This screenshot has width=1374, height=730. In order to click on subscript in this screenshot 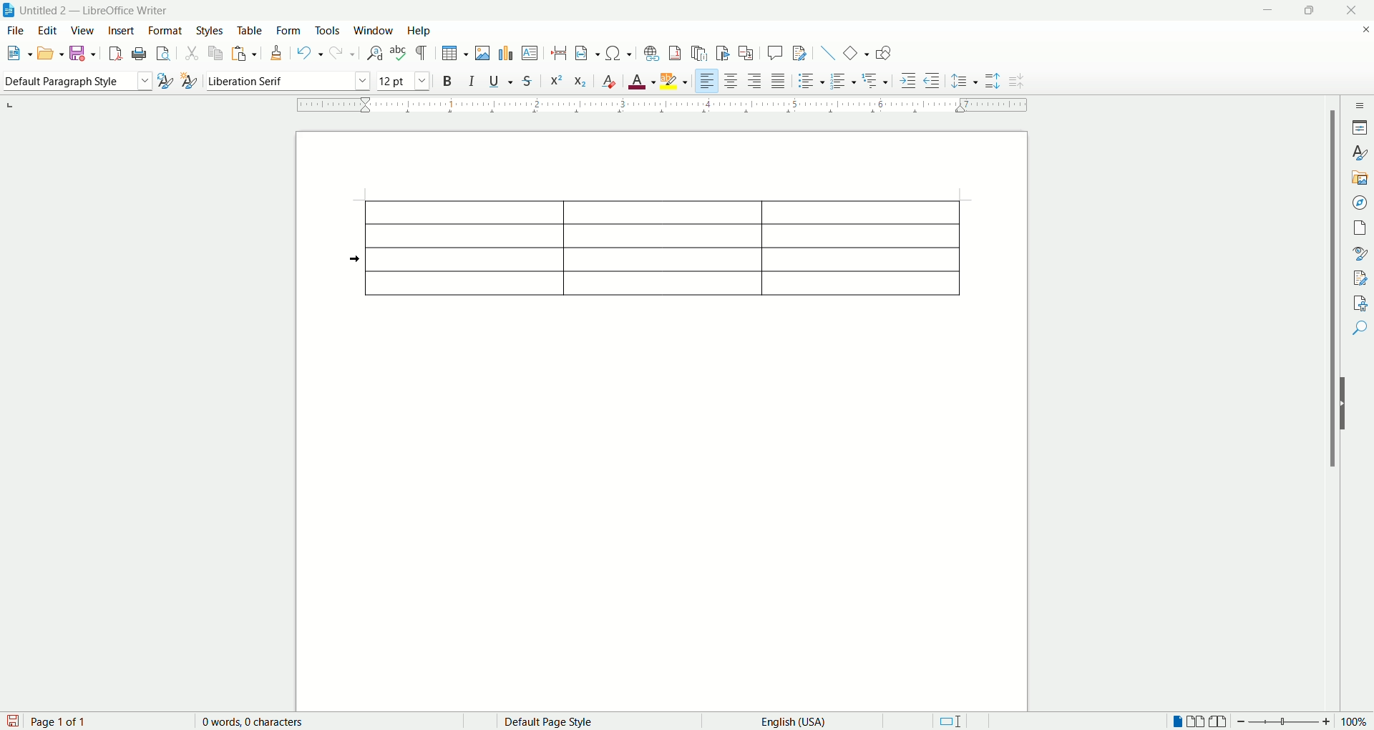, I will do `click(580, 81)`.